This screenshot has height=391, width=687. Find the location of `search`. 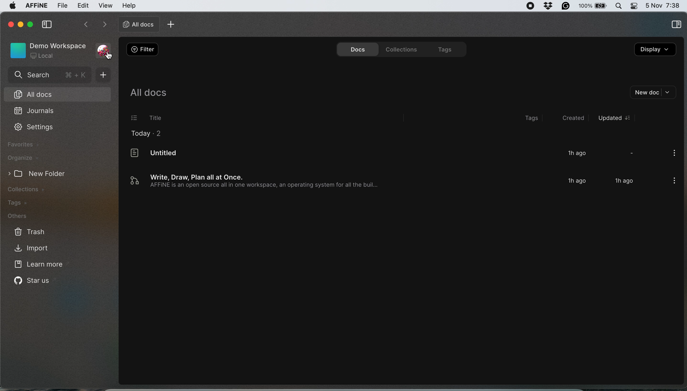

search is located at coordinates (49, 76).